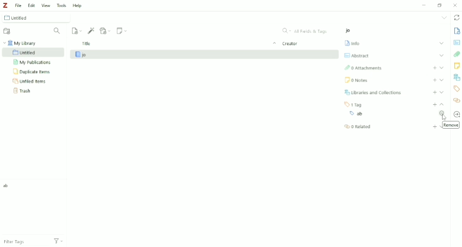 This screenshot has width=462, height=247. Describe the element at coordinates (78, 5) in the screenshot. I see `Help` at that location.